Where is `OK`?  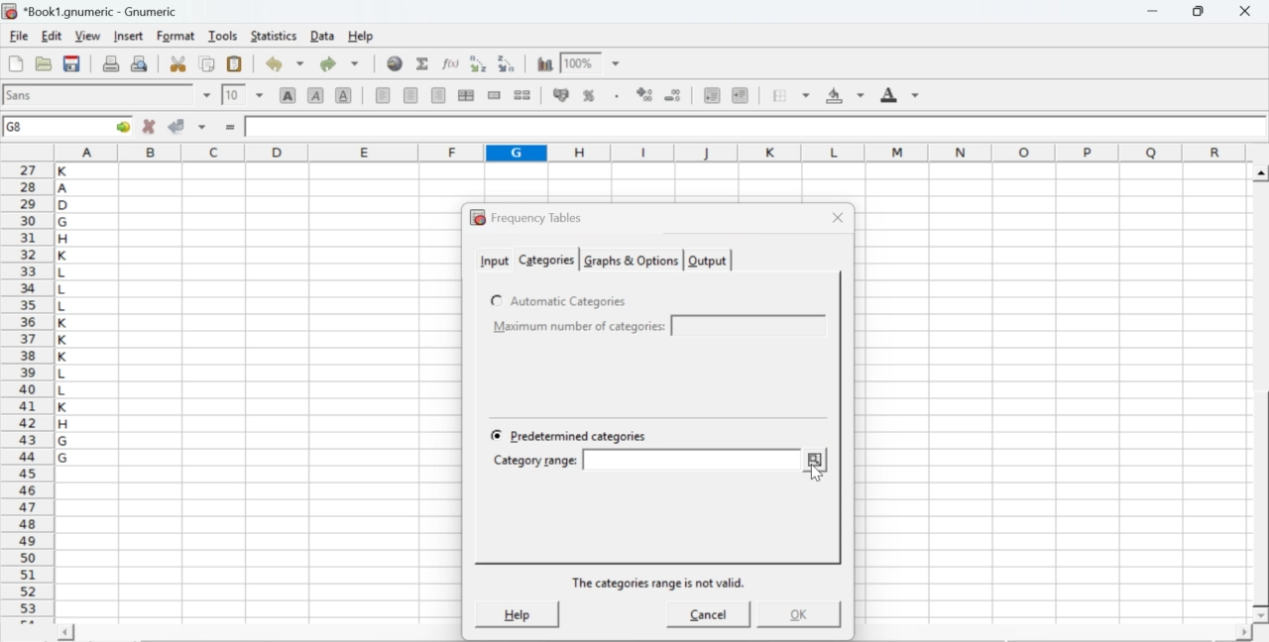
OK is located at coordinates (790, 613).